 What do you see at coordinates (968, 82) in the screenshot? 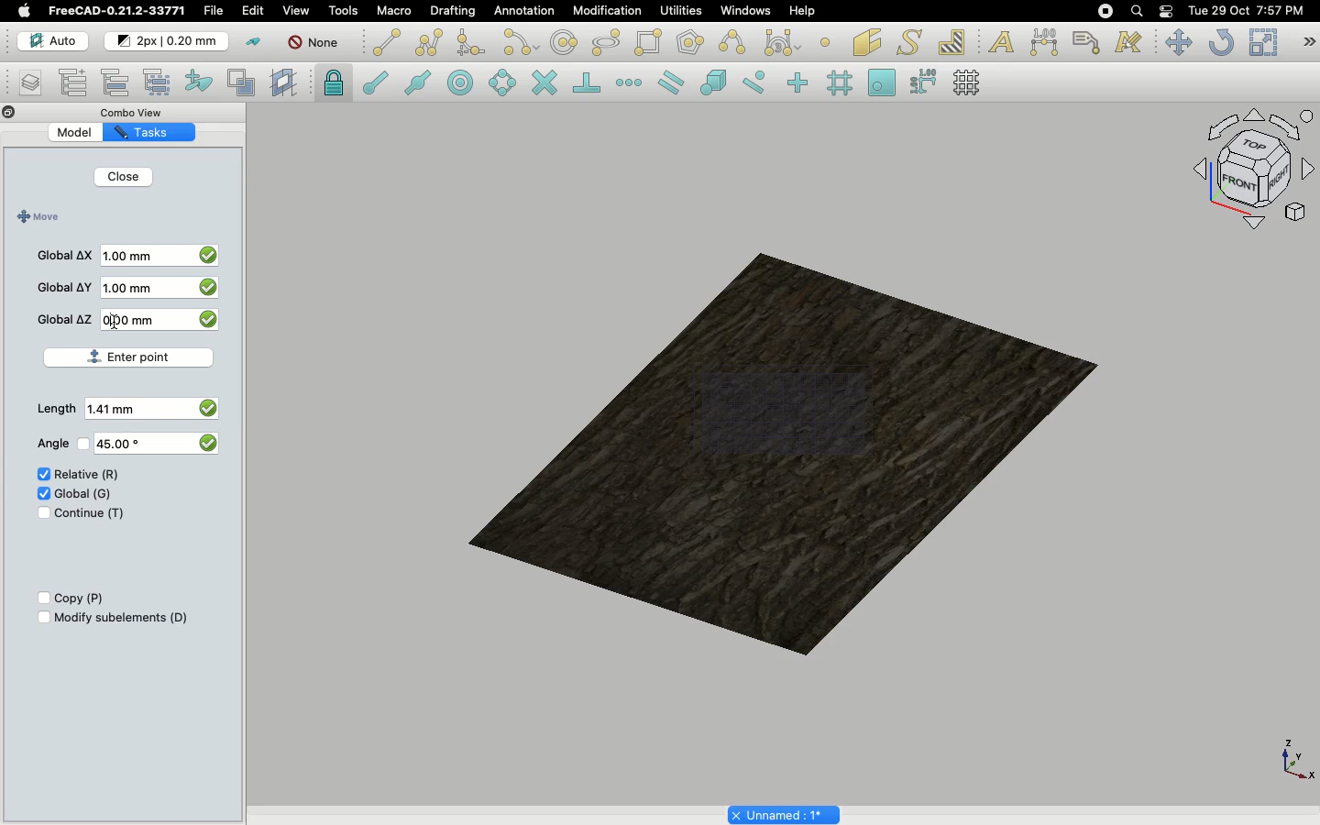
I see `Toggle grid` at bounding box center [968, 82].